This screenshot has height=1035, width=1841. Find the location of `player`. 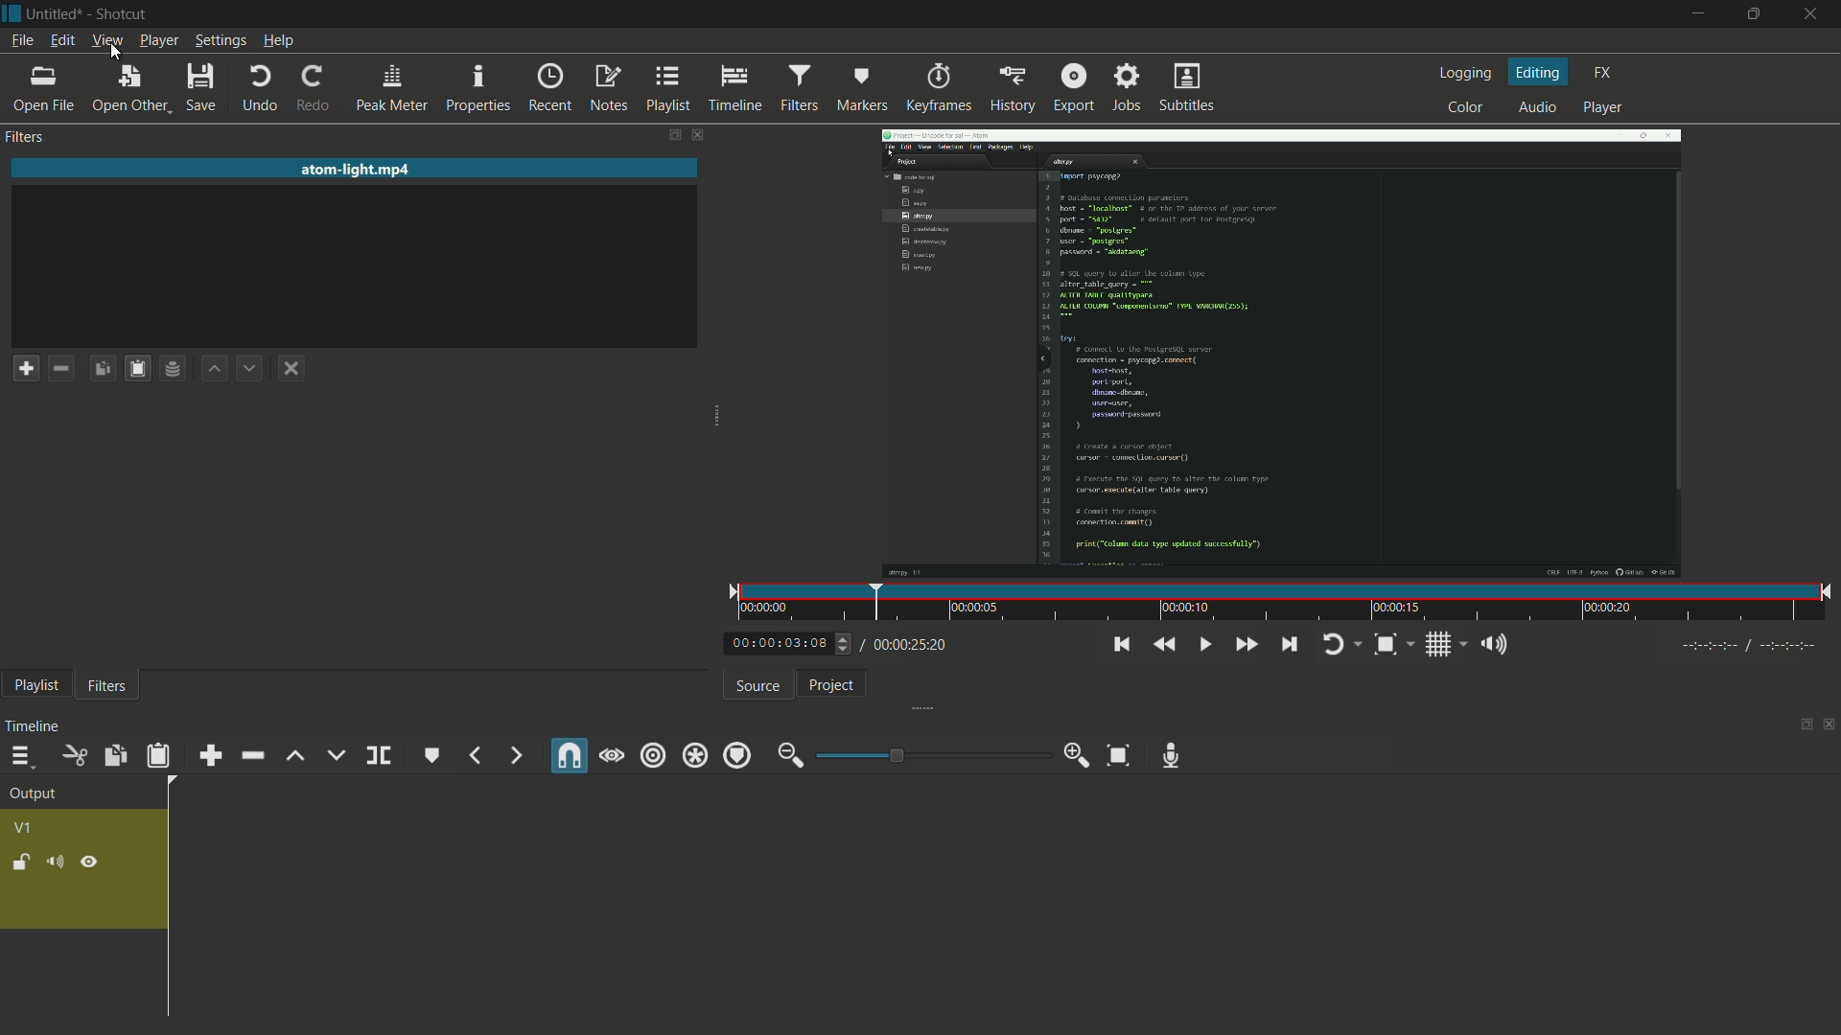

player is located at coordinates (1601, 107).